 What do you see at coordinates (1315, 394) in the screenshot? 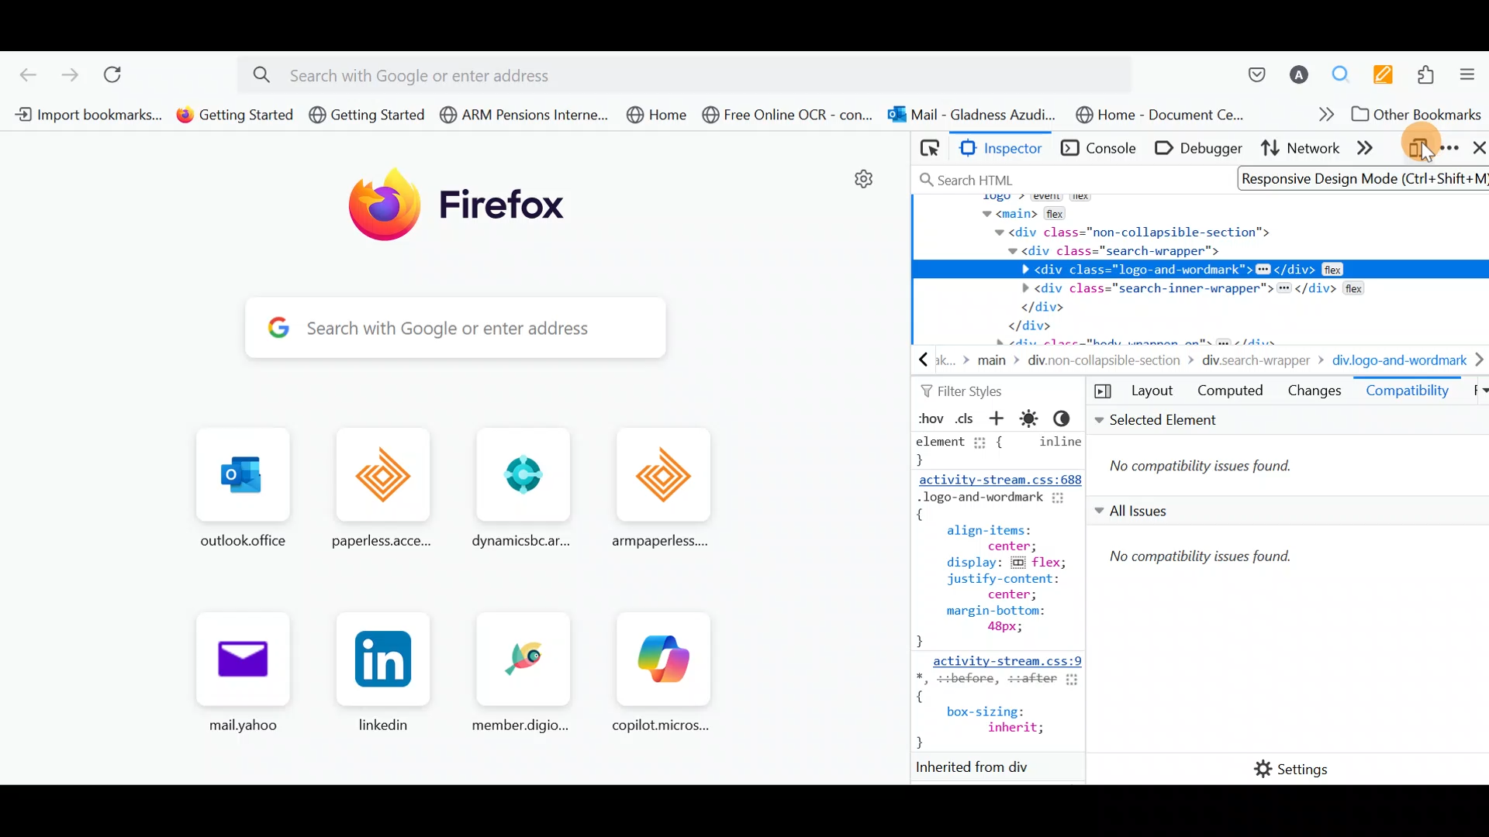
I see `Changes` at bounding box center [1315, 394].